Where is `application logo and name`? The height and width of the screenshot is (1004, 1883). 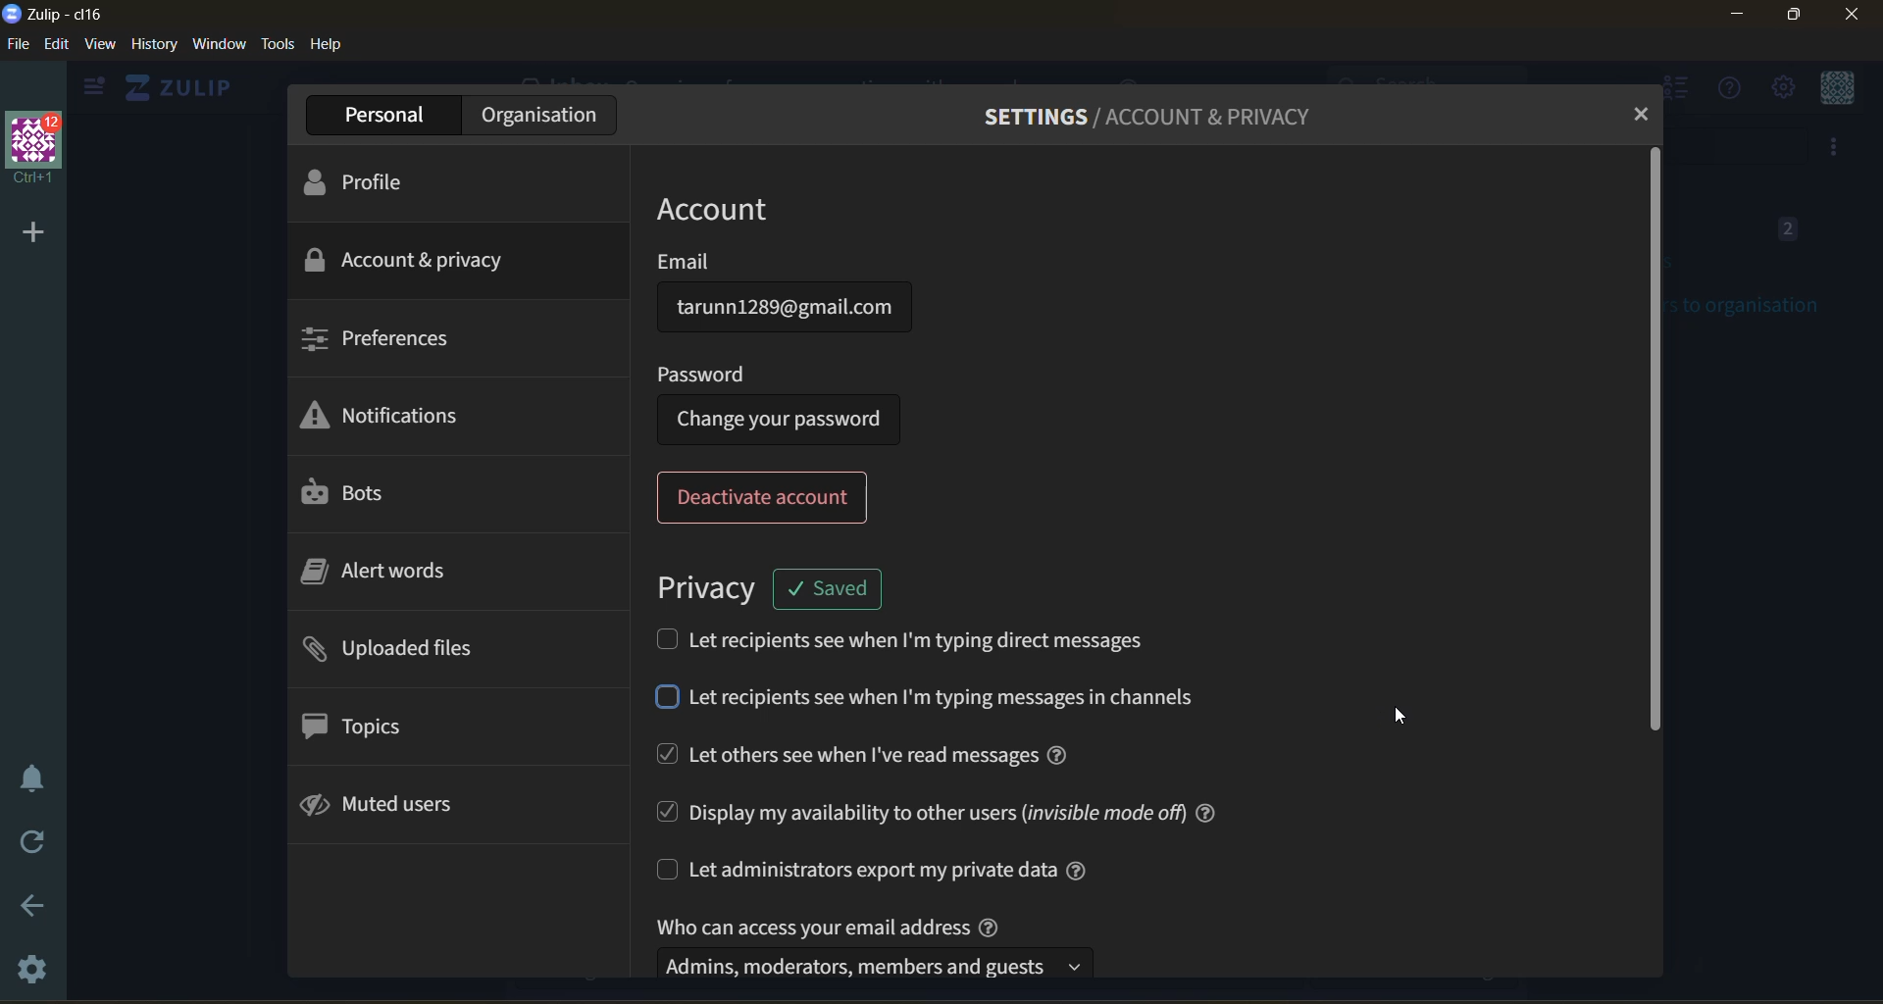 application logo and name is located at coordinates (59, 13).